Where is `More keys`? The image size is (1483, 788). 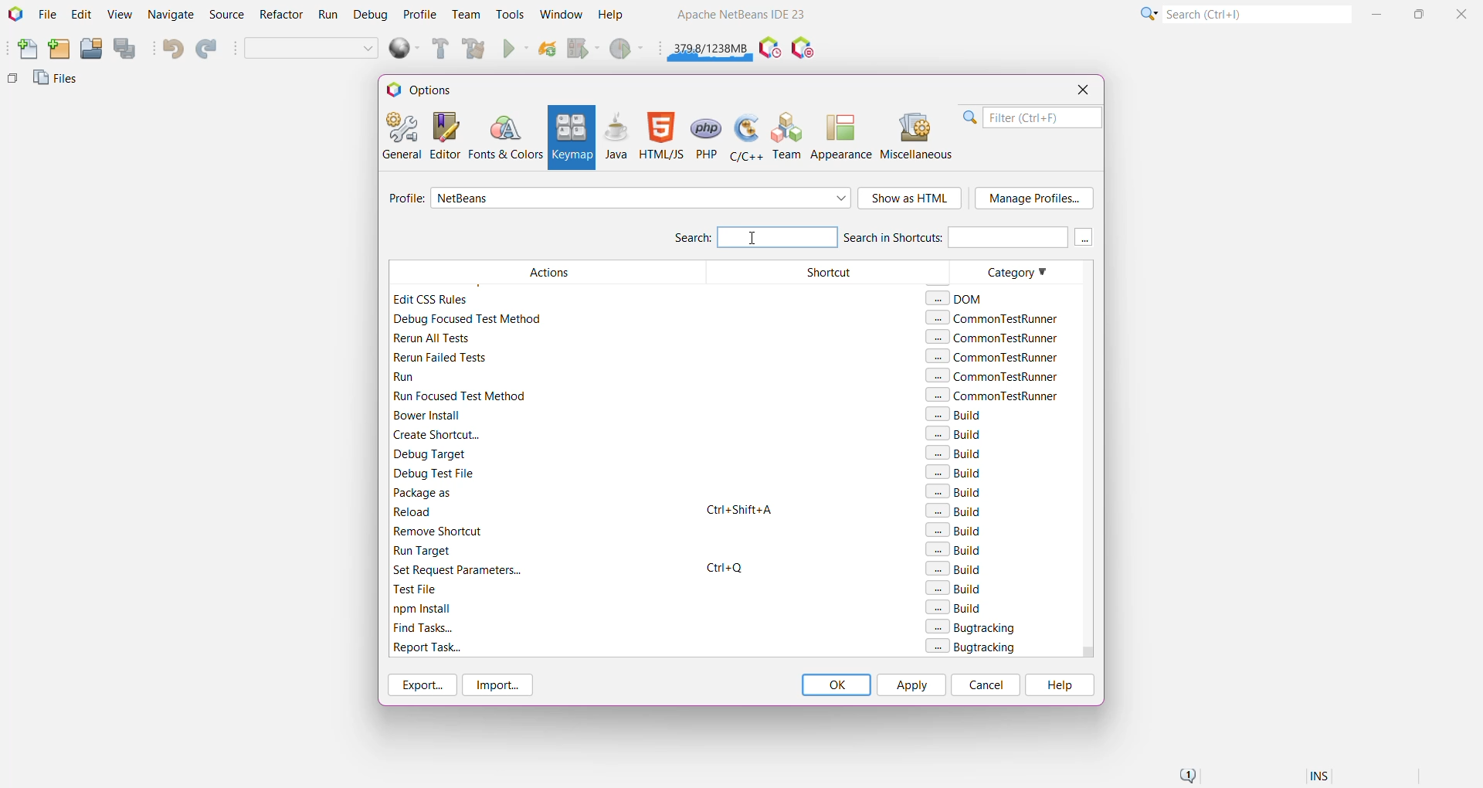 More keys is located at coordinates (1084, 237).